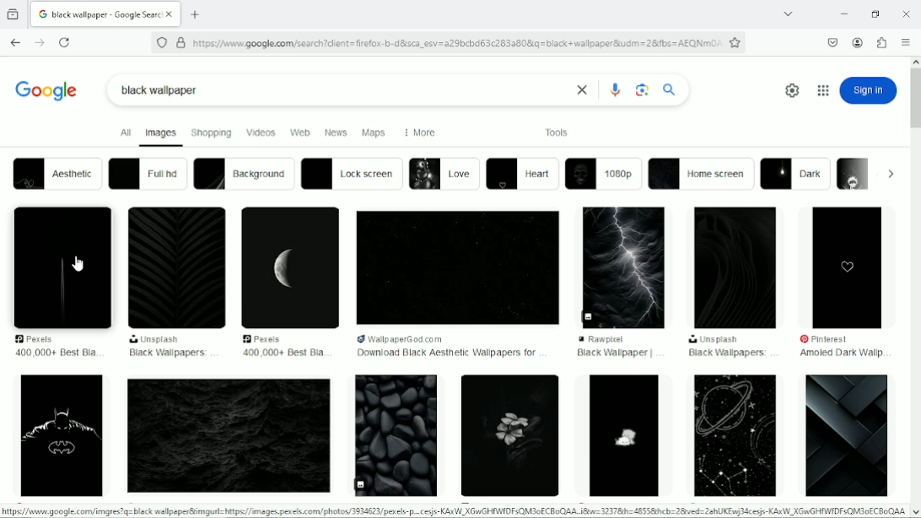  I want to click on pexels, so click(267, 338).